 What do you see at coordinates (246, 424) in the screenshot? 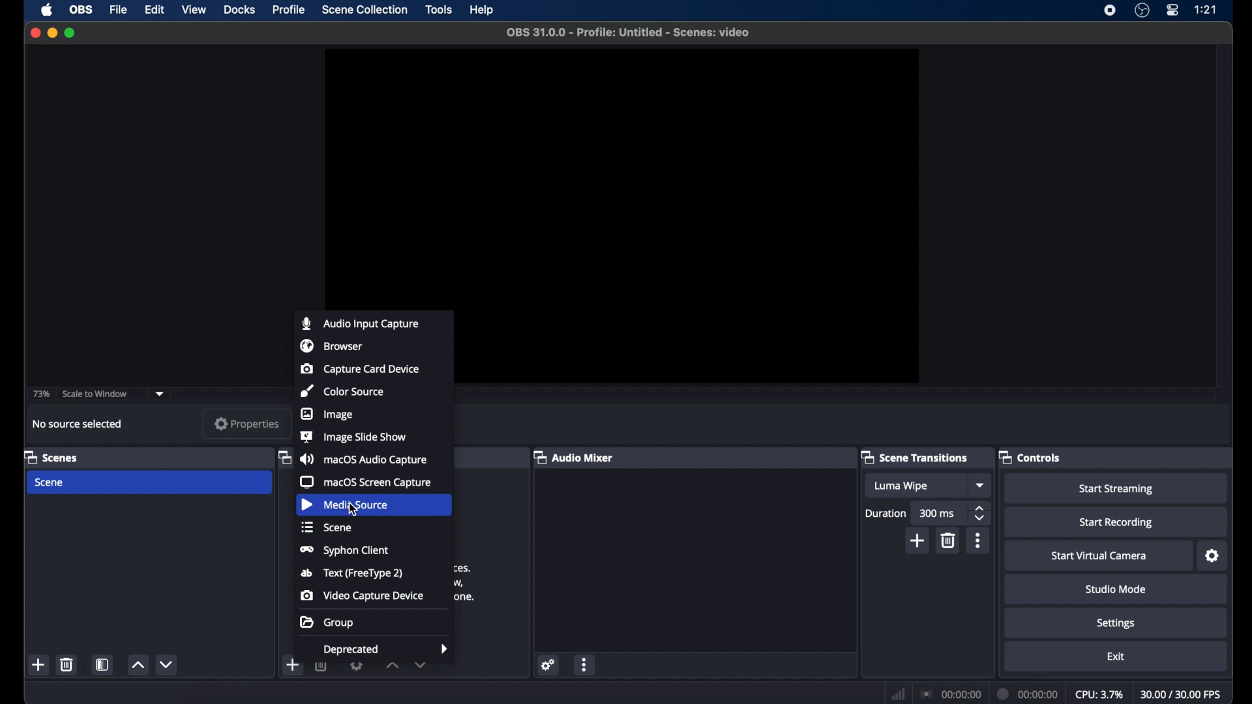
I see `properties` at bounding box center [246, 424].